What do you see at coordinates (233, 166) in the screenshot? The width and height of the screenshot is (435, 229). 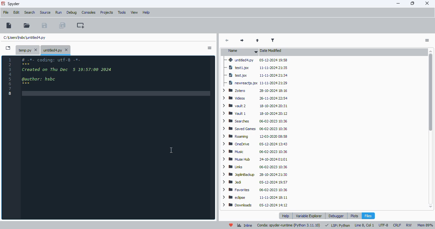 I see `Links` at bounding box center [233, 166].